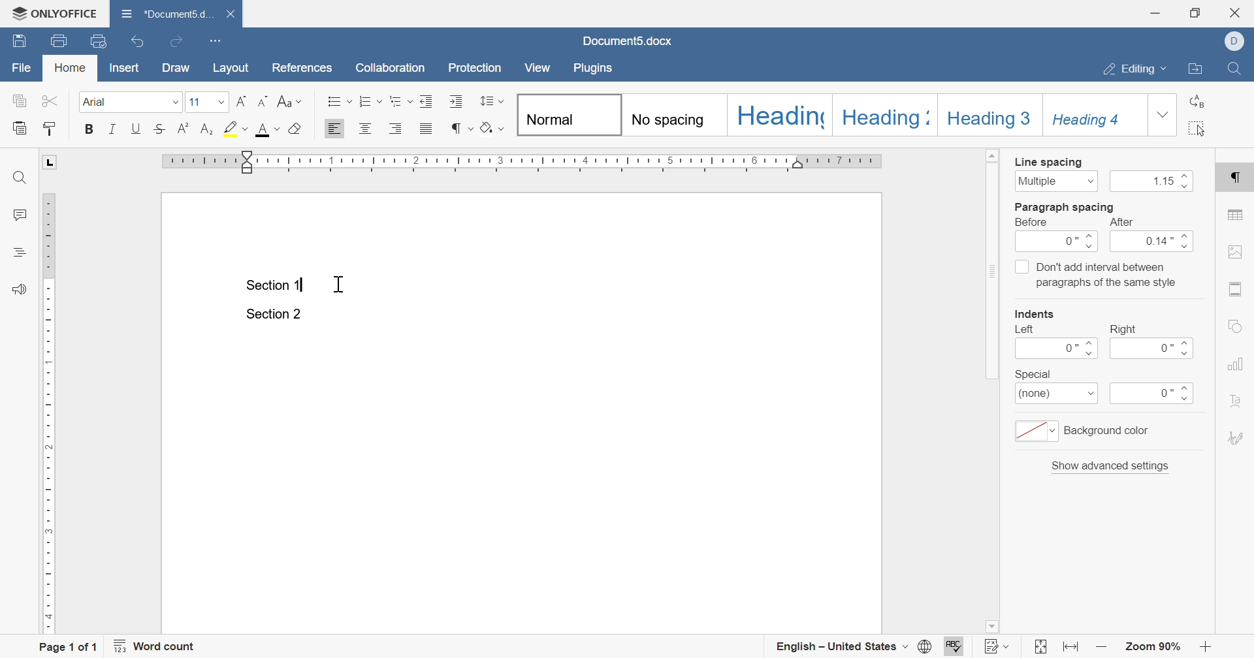 The height and width of the screenshot is (658, 1254). I want to click on close, so click(1238, 12).